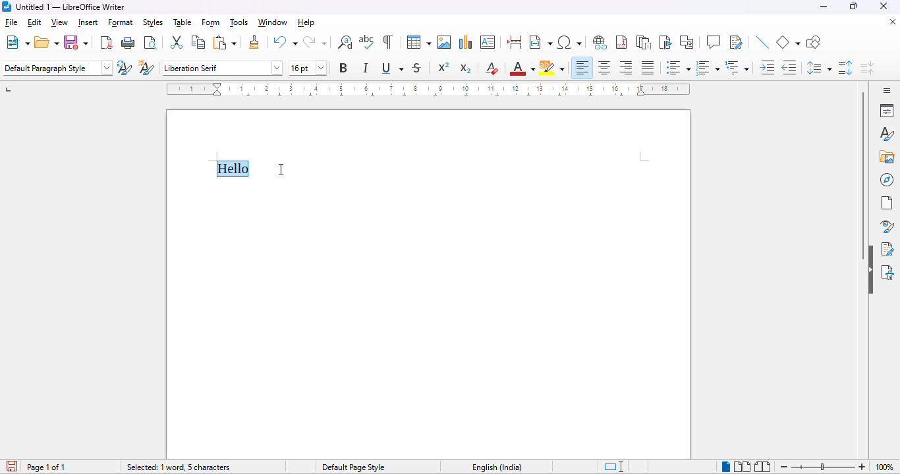 The image size is (900, 474). What do you see at coordinates (888, 273) in the screenshot?
I see `accessibility check` at bounding box center [888, 273].